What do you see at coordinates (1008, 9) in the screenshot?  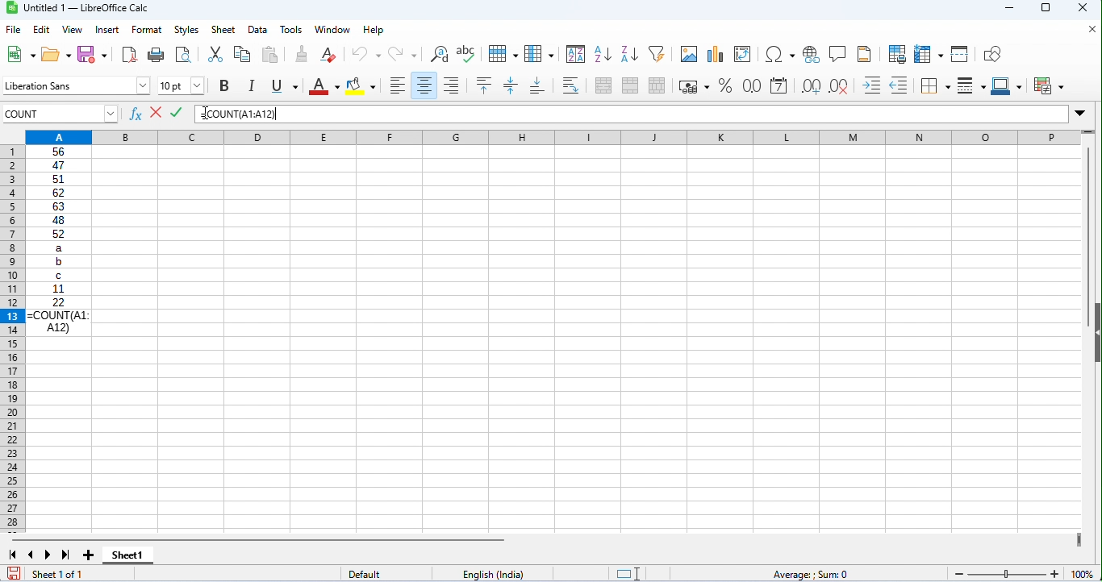 I see `minimize` at bounding box center [1008, 9].